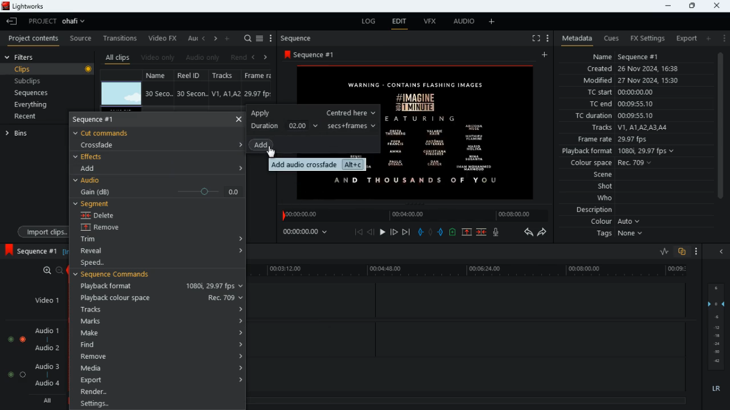  What do you see at coordinates (241, 167) in the screenshot?
I see `Accordion` at bounding box center [241, 167].